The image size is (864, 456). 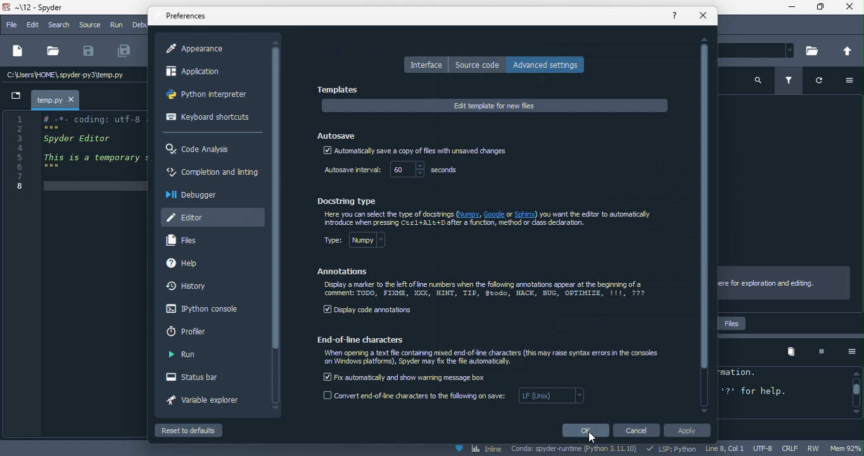 What do you see at coordinates (690, 432) in the screenshot?
I see `apply` at bounding box center [690, 432].